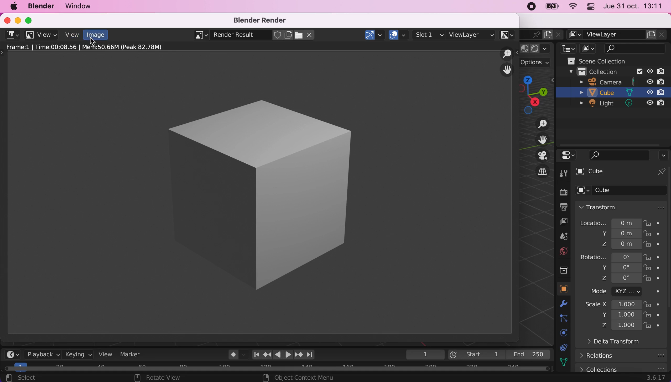  I want to click on render, so click(563, 193).